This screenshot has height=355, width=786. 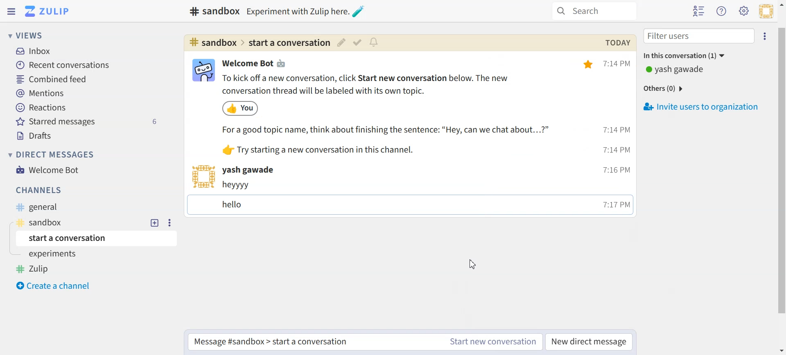 I want to click on Direct messages, so click(x=53, y=155).